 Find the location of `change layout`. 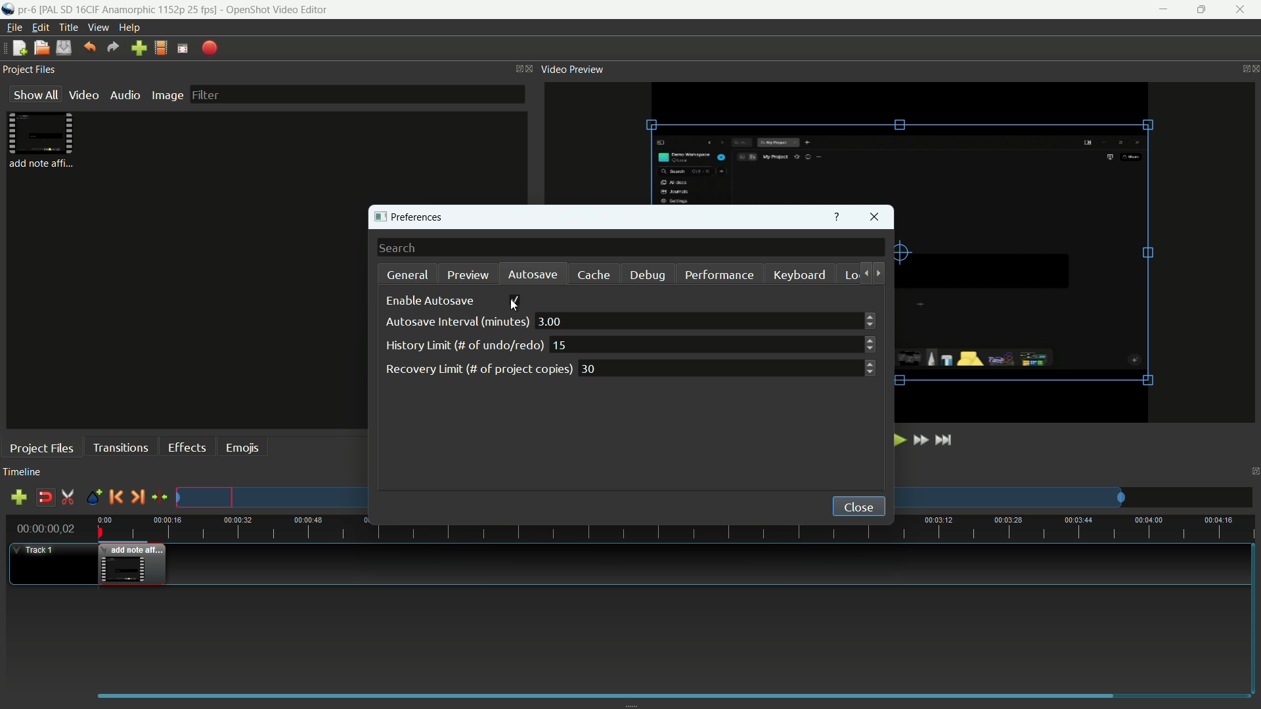

change layout is located at coordinates (517, 68).